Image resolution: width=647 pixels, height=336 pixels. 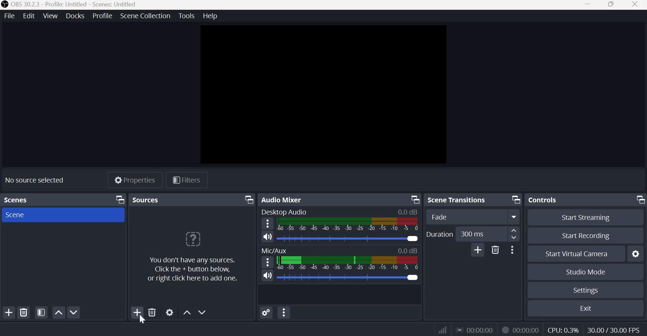 What do you see at coordinates (585, 290) in the screenshot?
I see `Settings` at bounding box center [585, 290].